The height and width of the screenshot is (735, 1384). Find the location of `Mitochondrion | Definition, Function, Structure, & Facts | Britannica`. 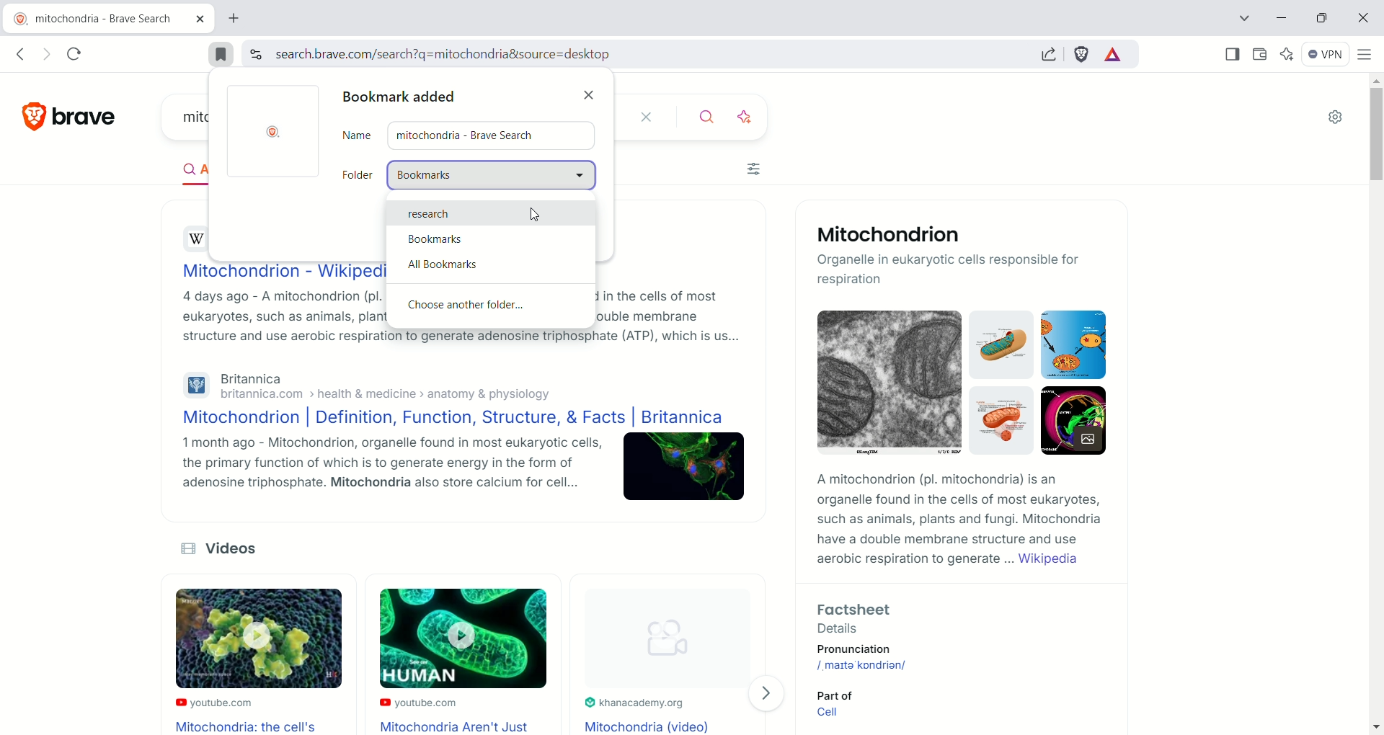

Mitochondrion | Definition, Function, Structure, & Facts | Britannica is located at coordinates (448, 419).